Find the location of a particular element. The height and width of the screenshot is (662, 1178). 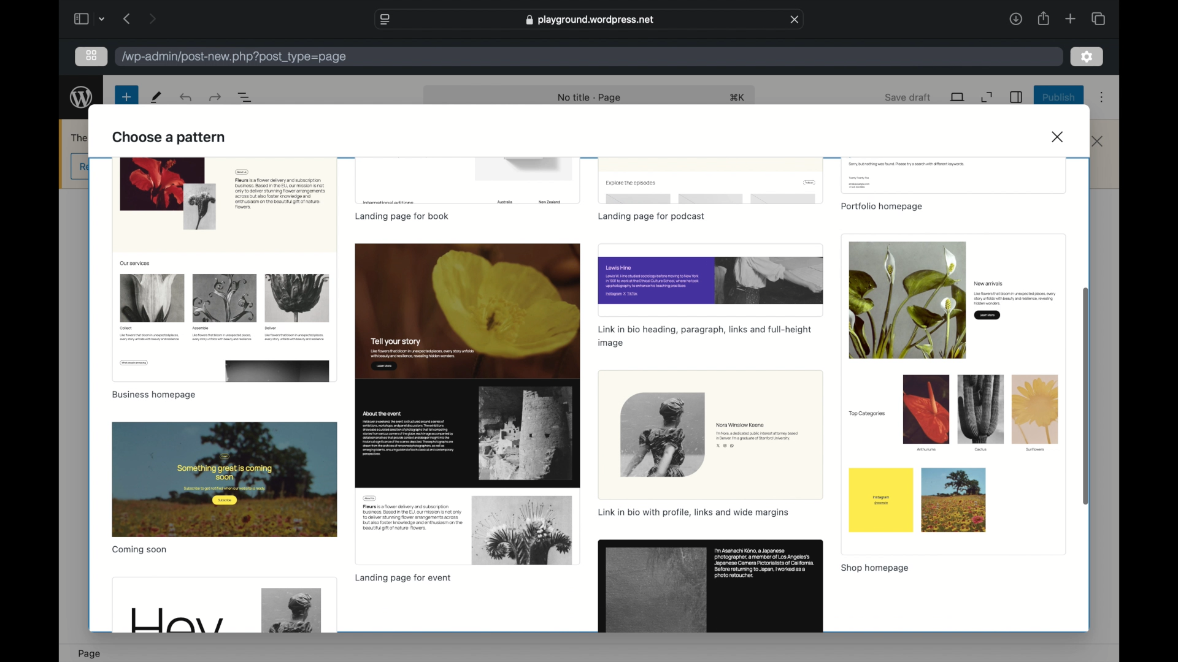

ink in bio with profile, links and side margins is located at coordinates (693, 512).